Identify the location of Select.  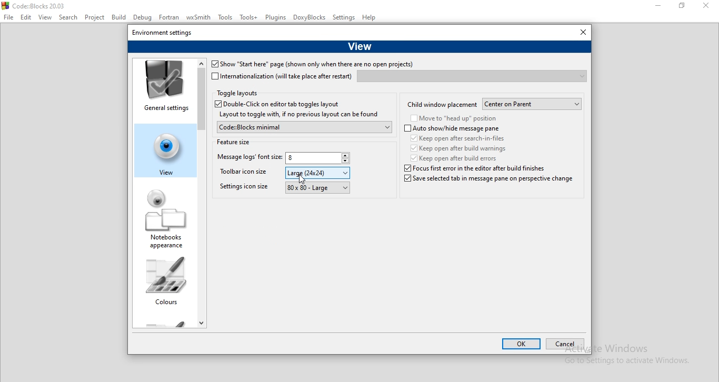
(69, 18).